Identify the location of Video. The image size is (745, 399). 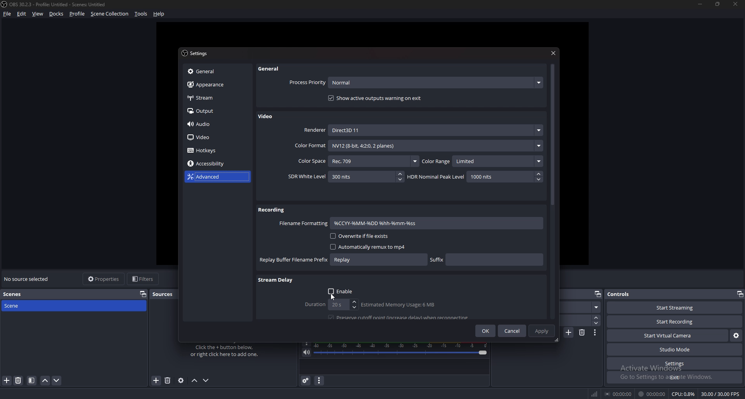
(267, 117).